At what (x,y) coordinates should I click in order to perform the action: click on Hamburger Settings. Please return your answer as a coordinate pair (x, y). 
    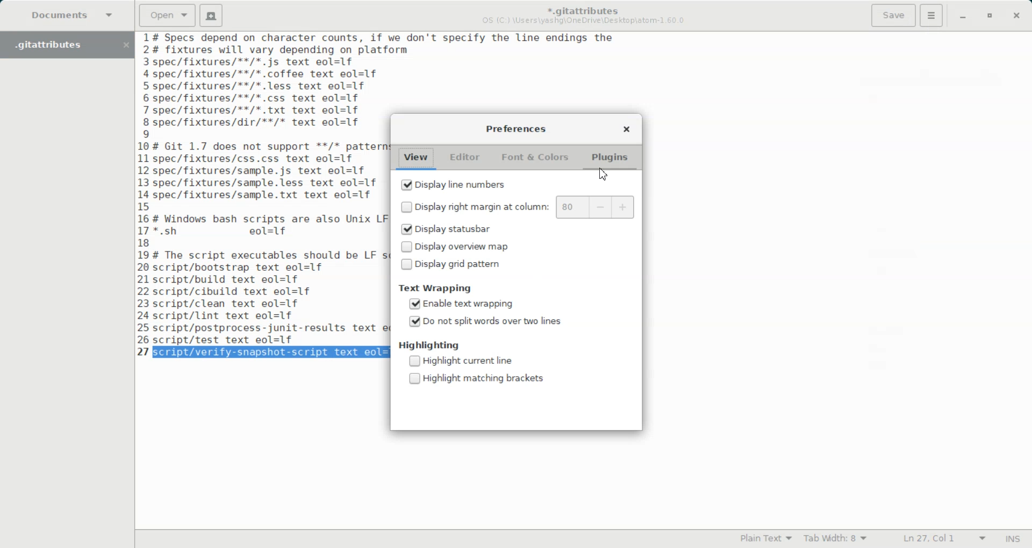
    Looking at the image, I should click on (931, 15).